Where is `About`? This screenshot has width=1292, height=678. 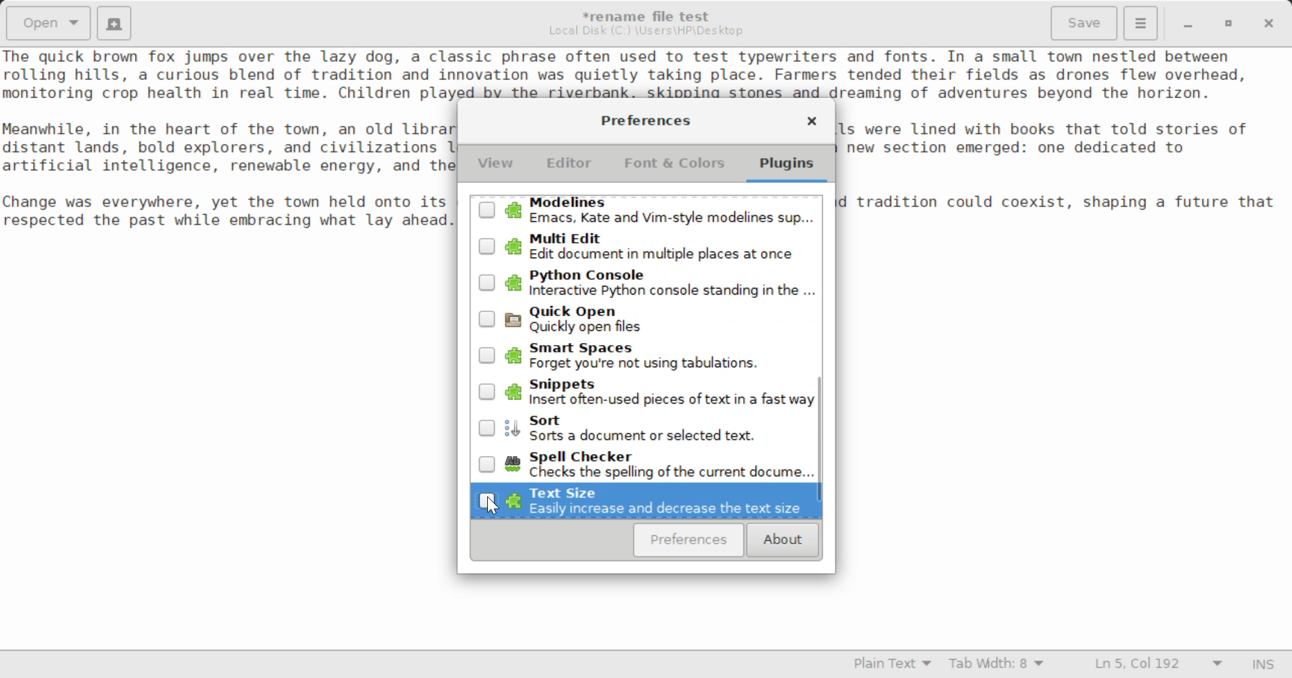
About is located at coordinates (781, 541).